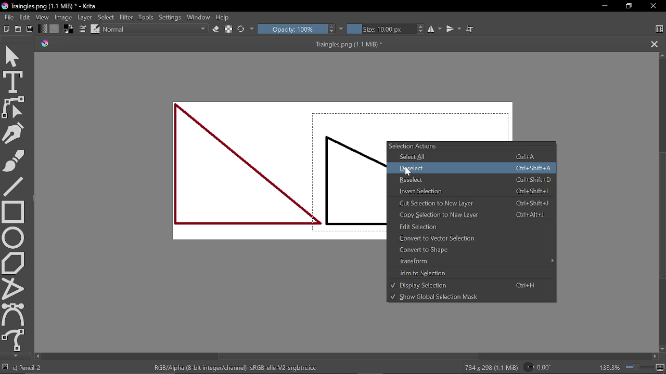 Image resolution: width=666 pixels, height=374 pixels. I want to click on Move up, so click(662, 55).